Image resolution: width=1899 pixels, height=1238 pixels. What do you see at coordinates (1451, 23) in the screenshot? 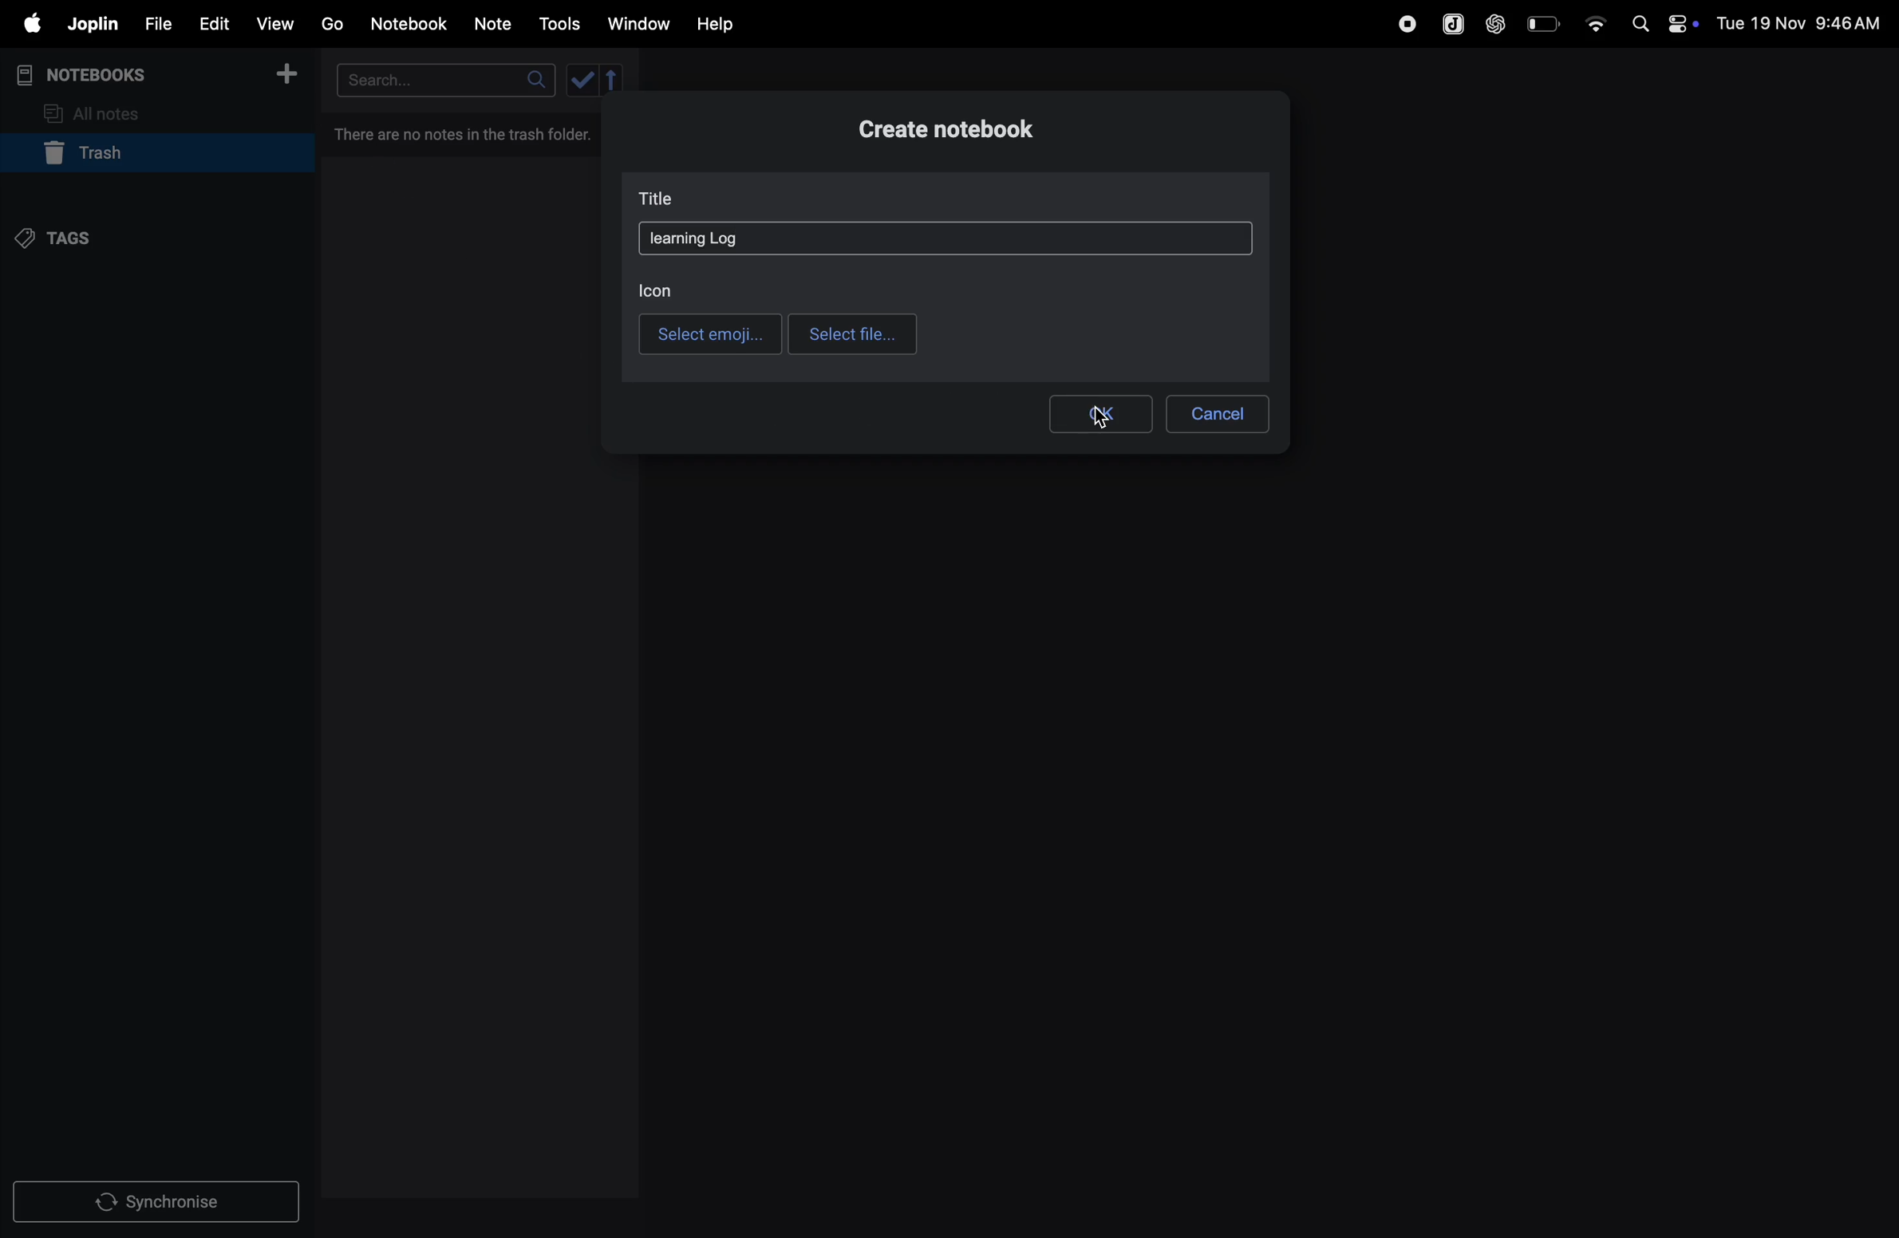
I see `joplin` at bounding box center [1451, 23].